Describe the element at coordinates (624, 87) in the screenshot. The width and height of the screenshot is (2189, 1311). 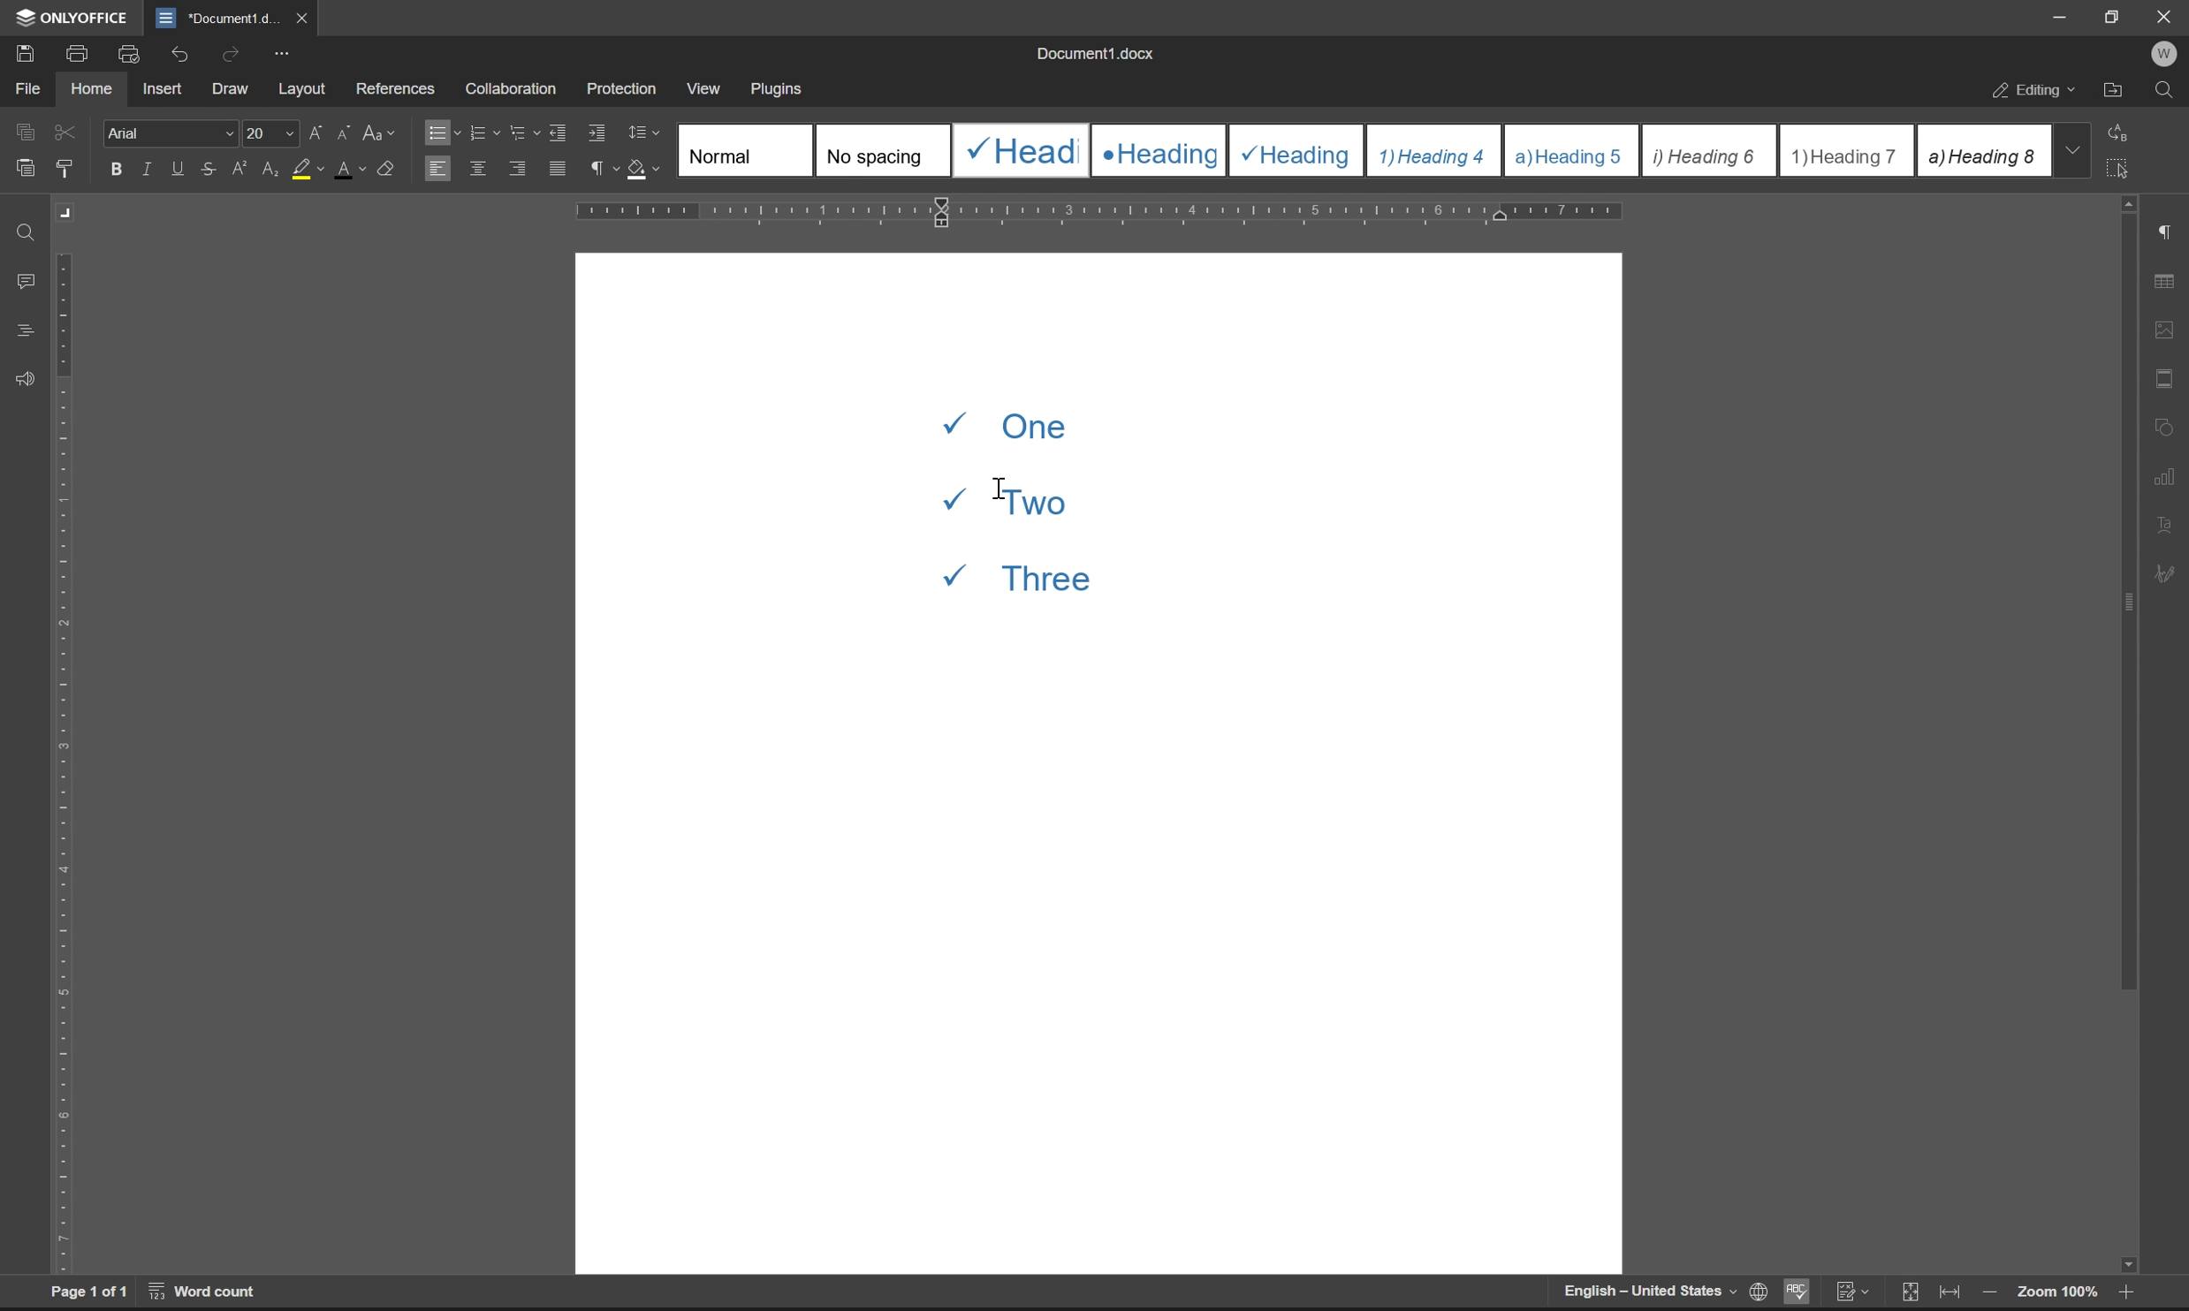
I see `protection` at that location.